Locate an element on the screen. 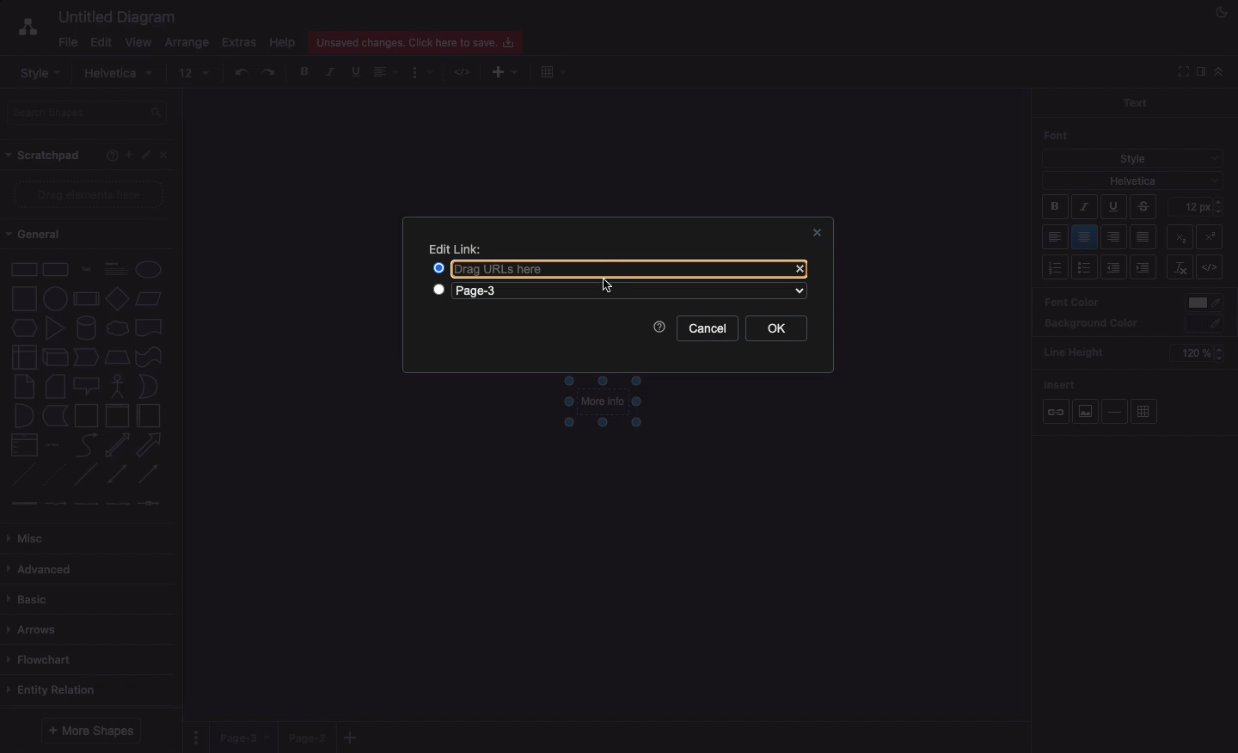 This screenshot has height=753, width=1238. List is located at coordinates (1054, 267).